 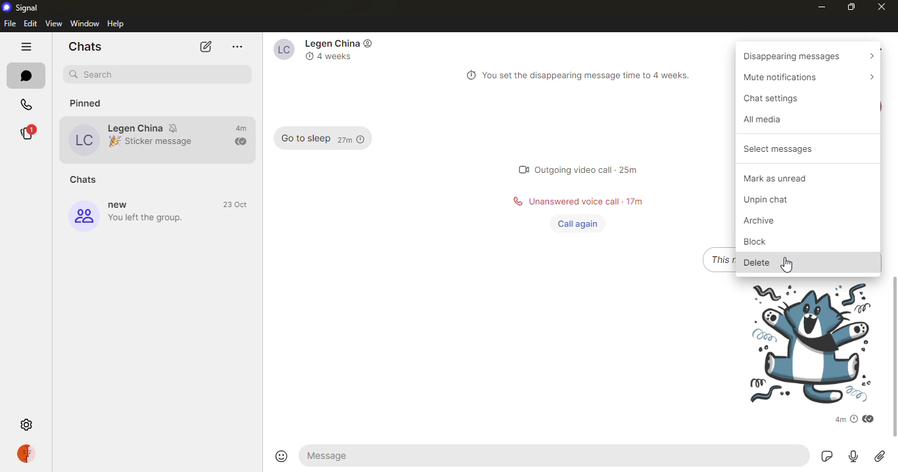 What do you see at coordinates (809, 56) in the screenshot?
I see `disappearing messages` at bounding box center [809, 56].